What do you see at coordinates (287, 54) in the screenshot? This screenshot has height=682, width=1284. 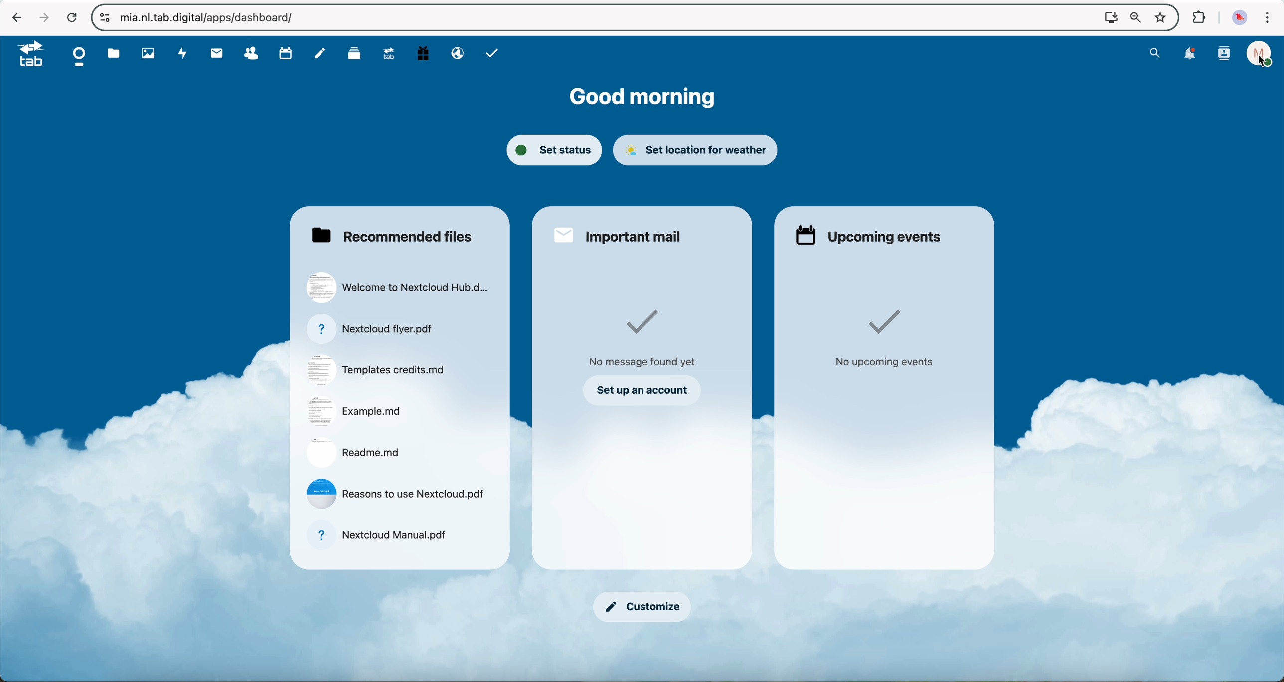 I see `calendar` at bounding box center [287, 54].